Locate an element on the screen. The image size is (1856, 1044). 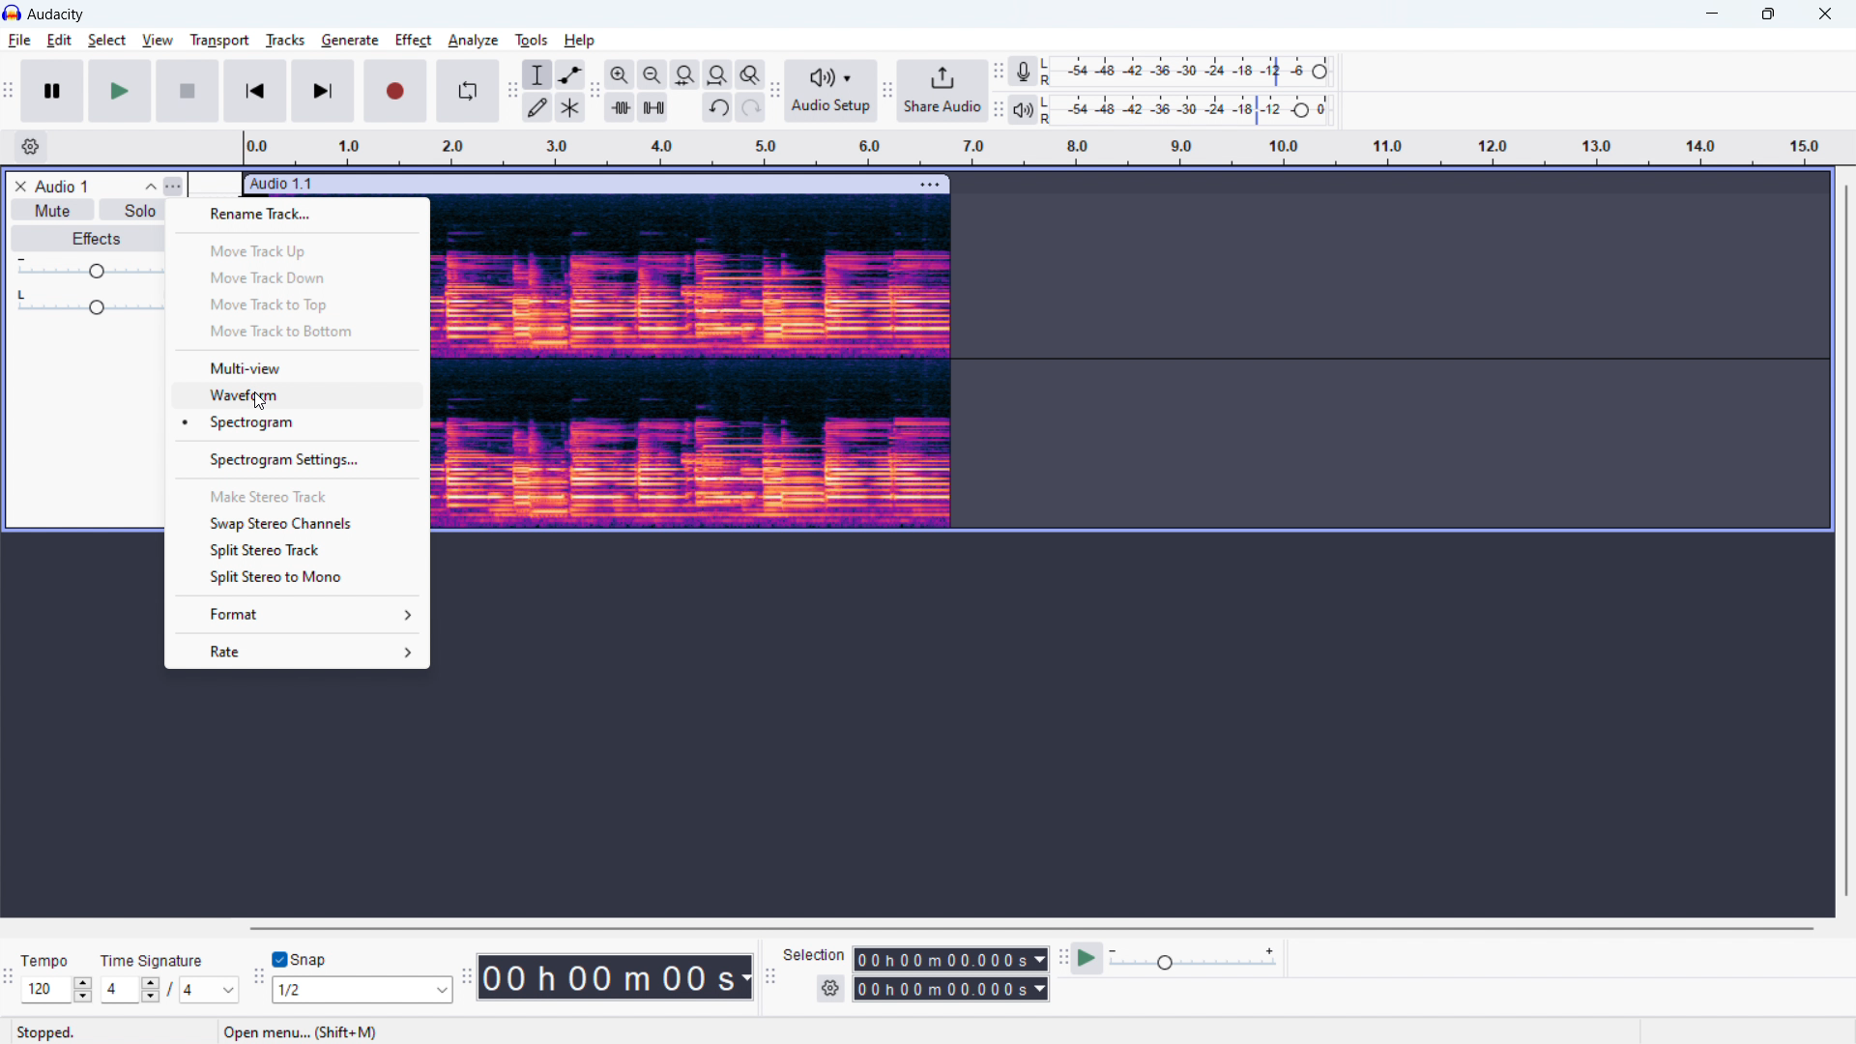
note value in time signature is located at coordinates (214, 992).